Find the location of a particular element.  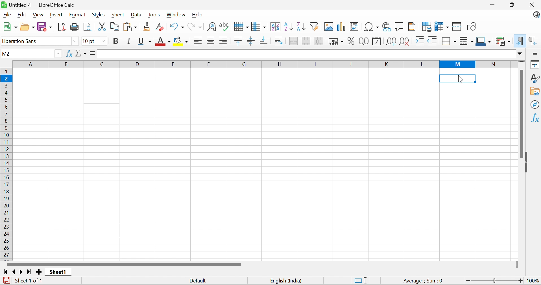

Border color is located at coordinates (483, 41).